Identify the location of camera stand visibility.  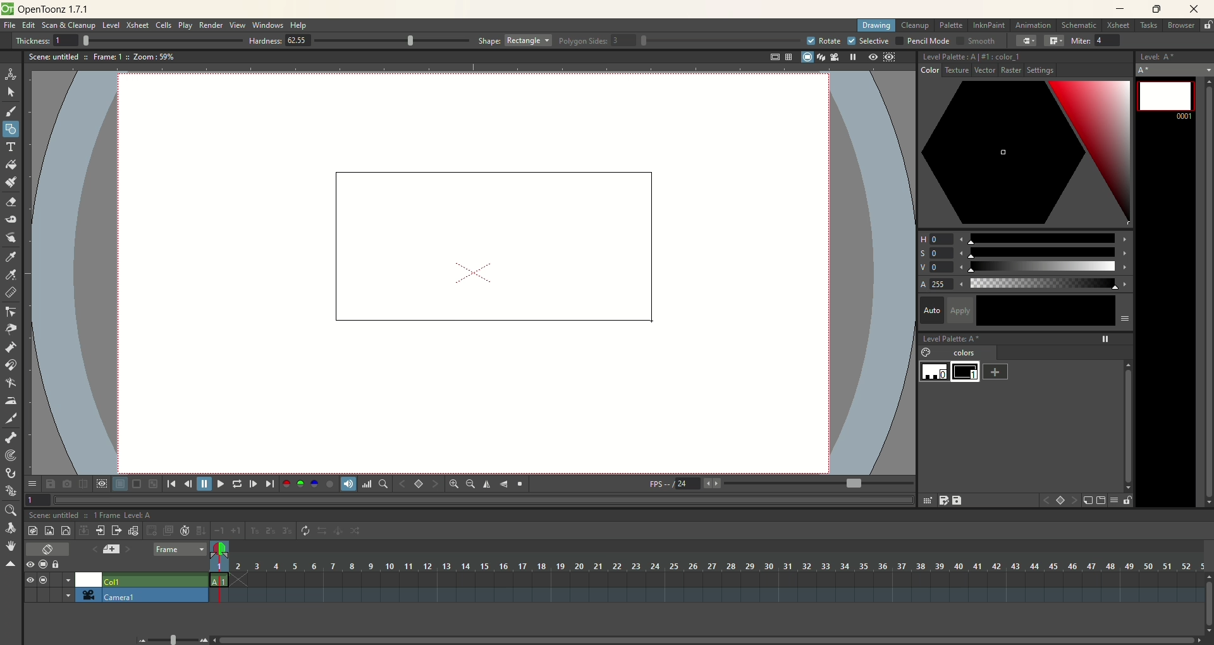
(46, 563).